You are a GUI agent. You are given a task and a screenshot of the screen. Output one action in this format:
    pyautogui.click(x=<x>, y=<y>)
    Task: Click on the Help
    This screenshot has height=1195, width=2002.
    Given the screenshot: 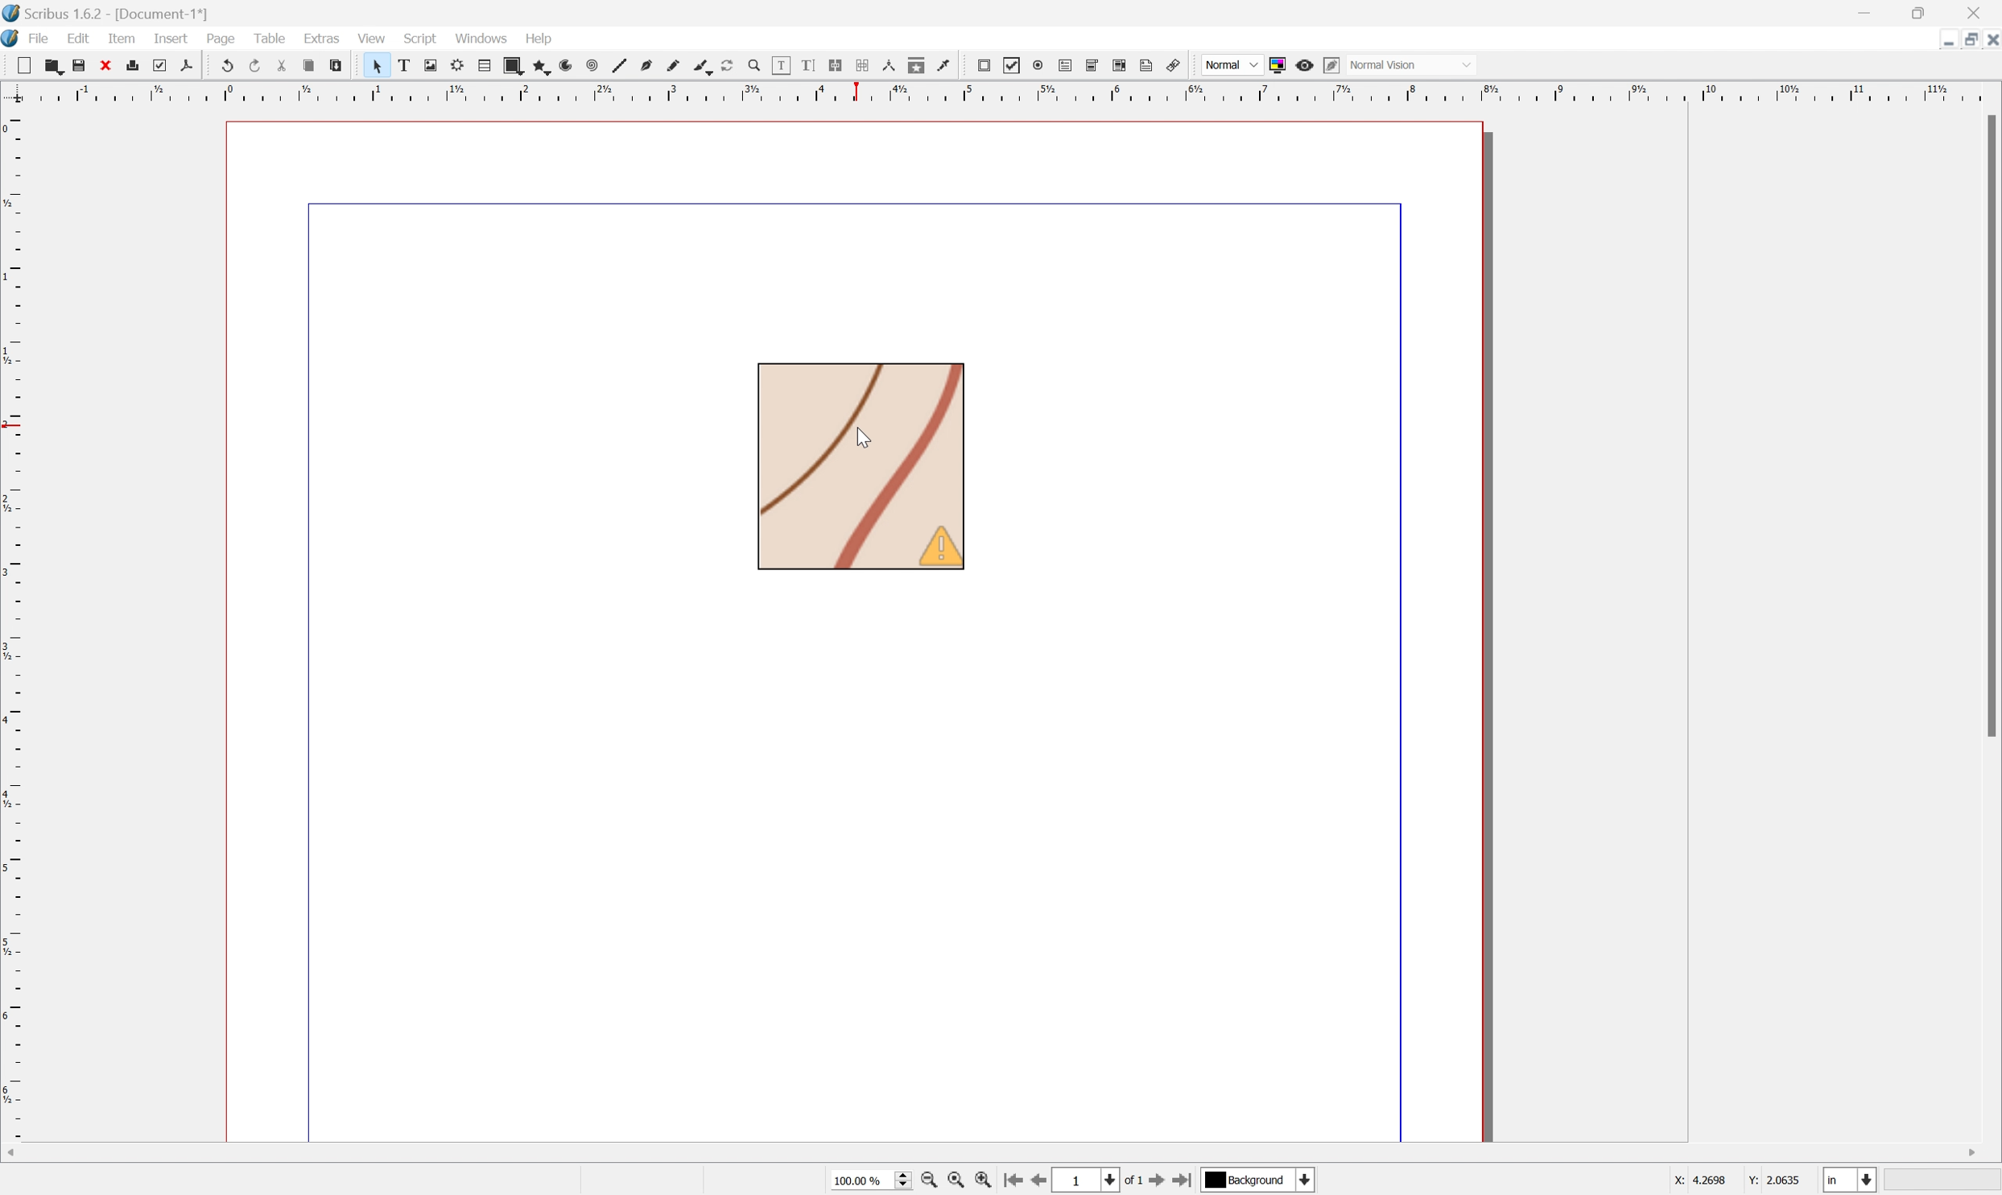 What is the action you would take?
    pyautogui.click(x=535, y=39)
    